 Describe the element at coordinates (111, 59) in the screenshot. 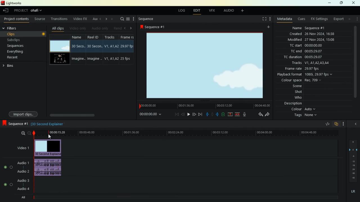

I see `V1,A1, A2` at that location.